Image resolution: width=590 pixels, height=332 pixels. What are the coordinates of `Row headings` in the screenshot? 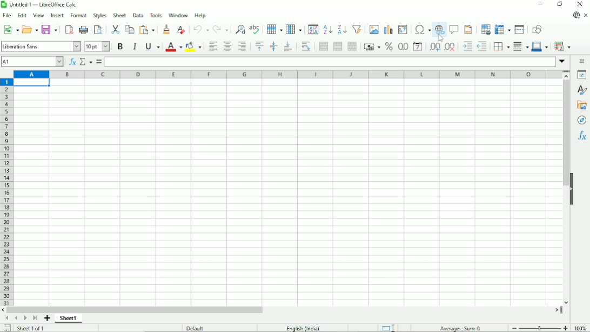 It's located at (6, 192).